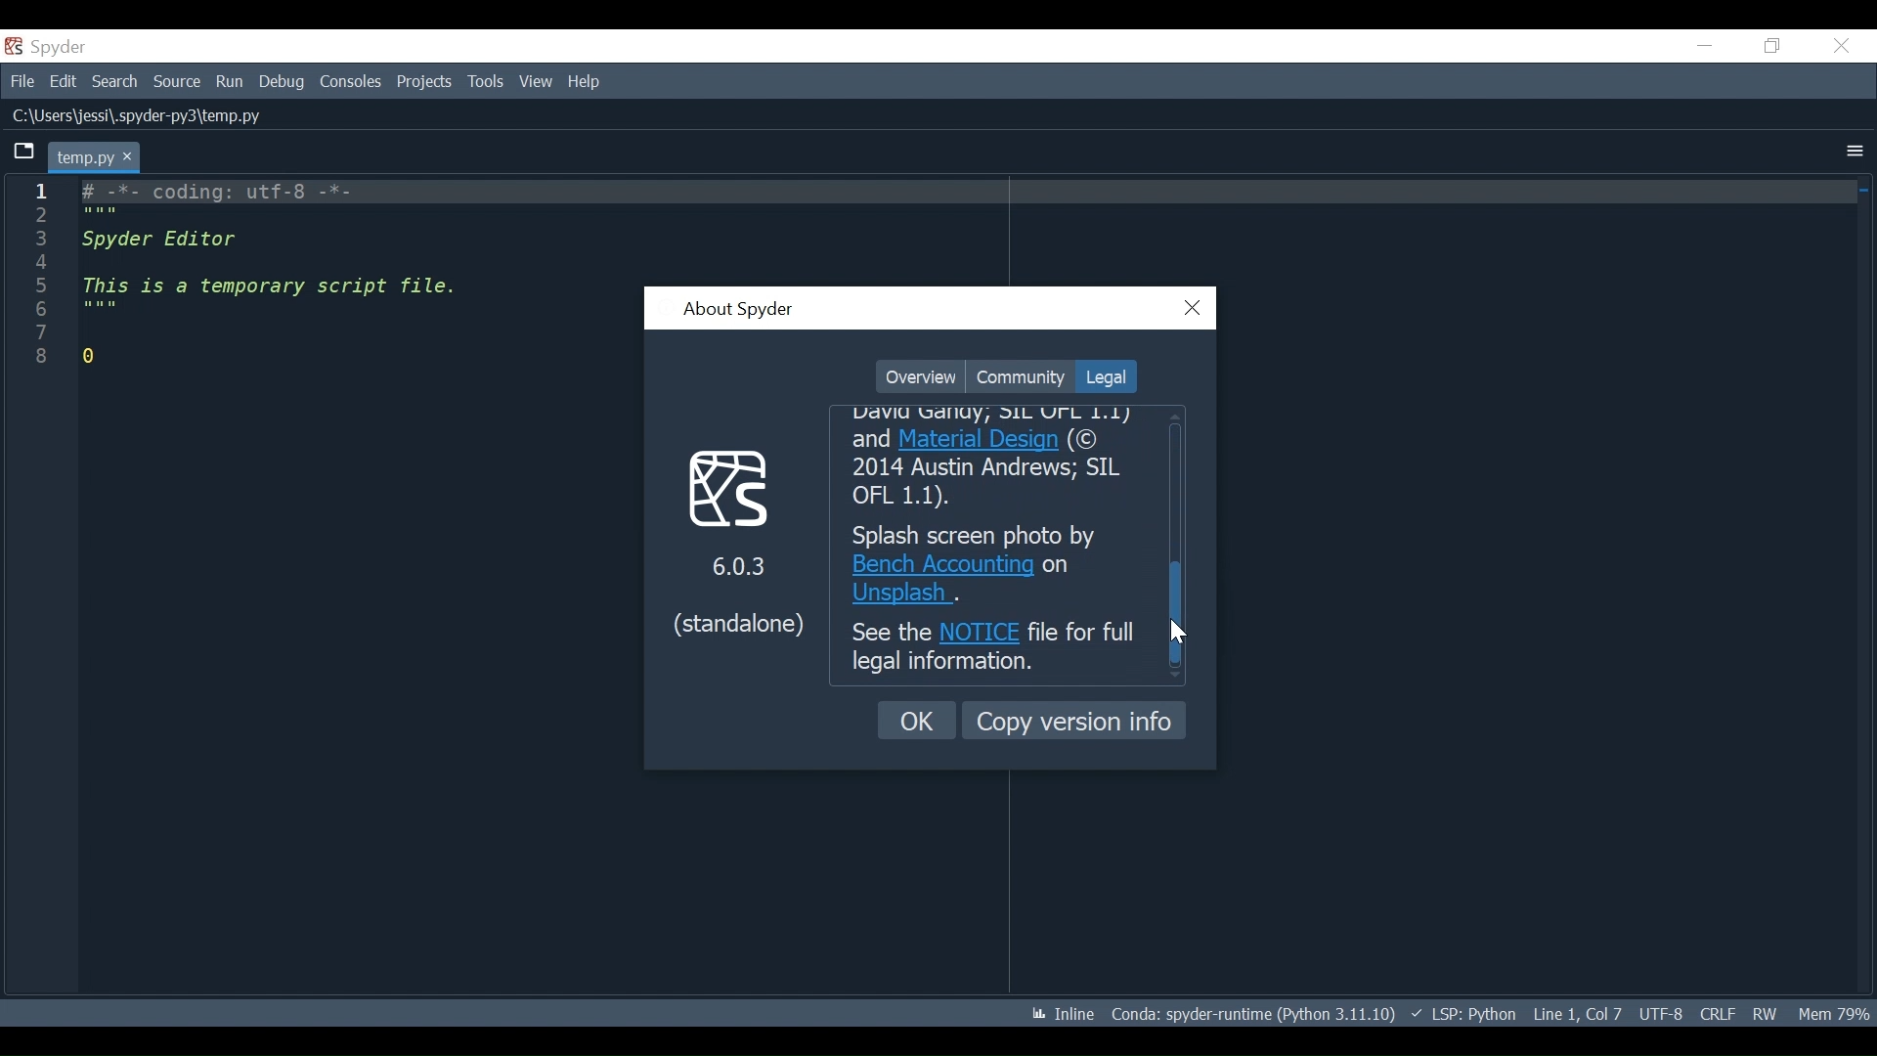 The width and height of the screenshot is (1877, 1056). I want to click on About Spyder, so click(737, 311).